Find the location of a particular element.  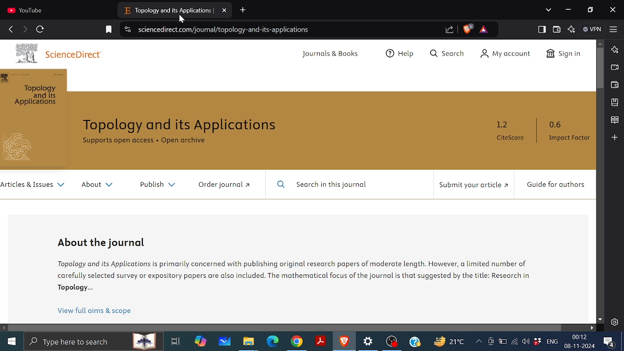

Settings is located at coordinates (614, 322).